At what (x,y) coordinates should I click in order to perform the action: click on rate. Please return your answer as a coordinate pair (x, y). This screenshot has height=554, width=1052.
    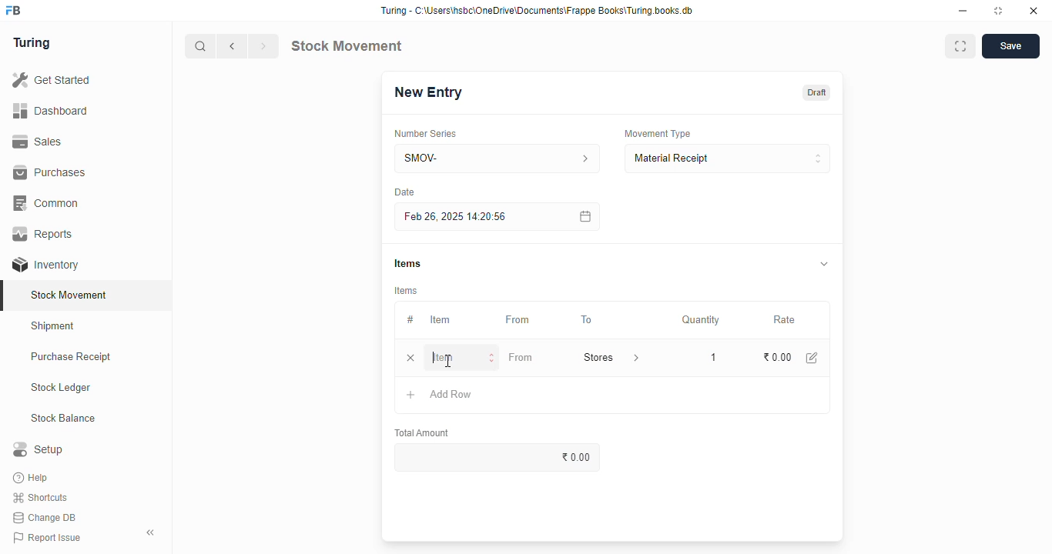
    Looking at the image, I should click on (785, 320).